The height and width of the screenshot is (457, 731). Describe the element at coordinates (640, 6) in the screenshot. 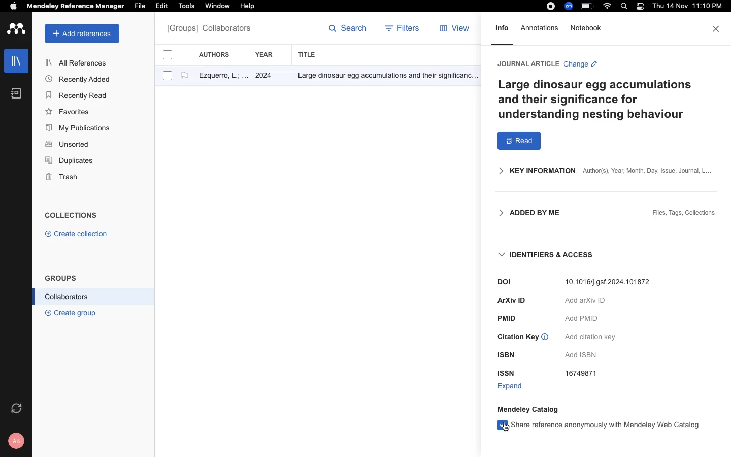

I see `light/dark mode` at that location.